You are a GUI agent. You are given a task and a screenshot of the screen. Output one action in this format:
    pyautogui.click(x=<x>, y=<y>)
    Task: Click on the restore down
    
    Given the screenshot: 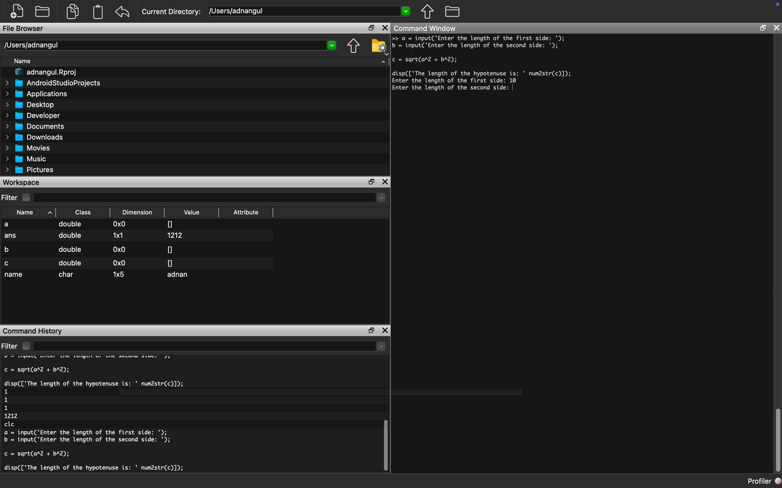 What is the action you would take?
    pyautogui.click(x=372, y=182)
    